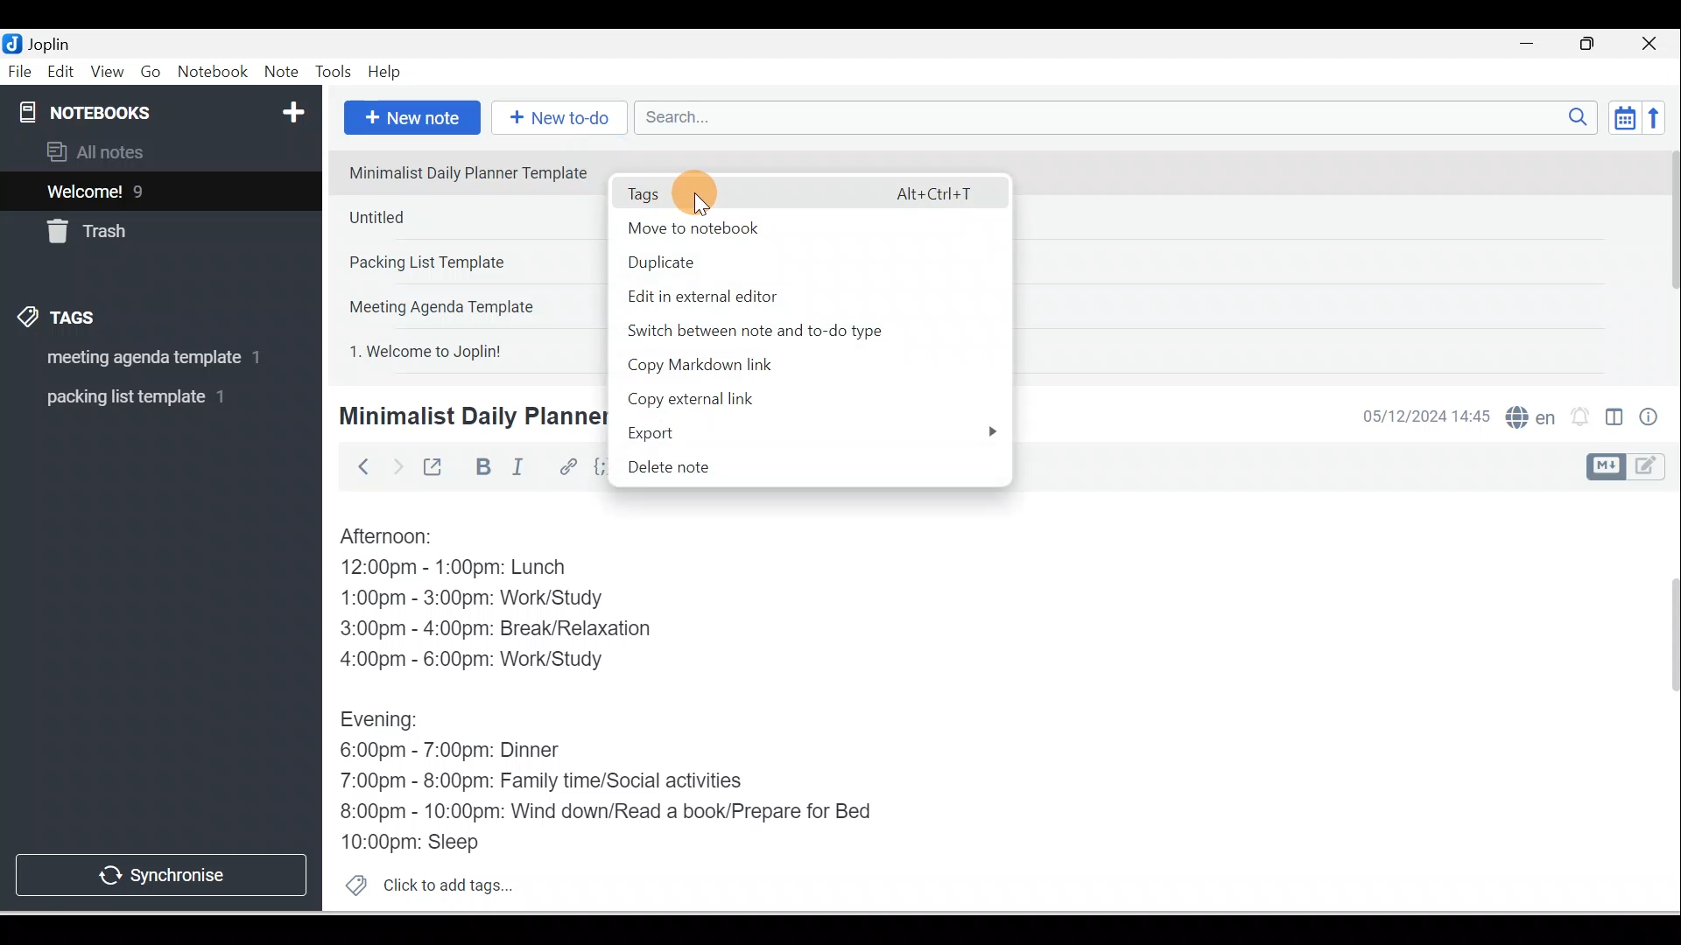  What do you see at coordinates (62, 320) in the screenshot?
I see `Tags` at bounding box center [62, 320].